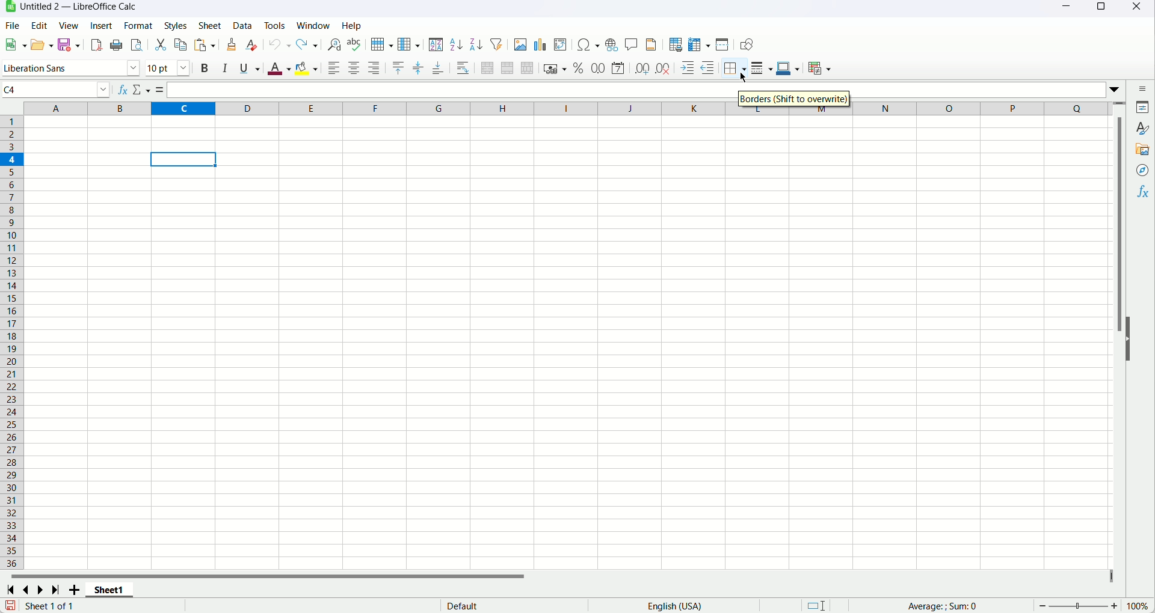 Image resolution: width=1155 pixels, height=613 pixels. What do you see at coordinates (1077, 606) in the screenshot?
I see `zoom` at bounding box center [1077, 606].